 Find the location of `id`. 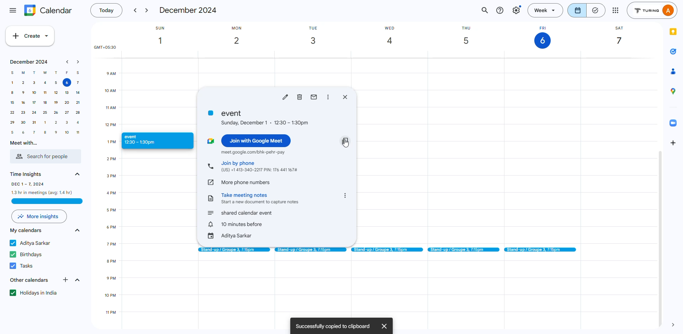

id is located at coordinates (231, 236).